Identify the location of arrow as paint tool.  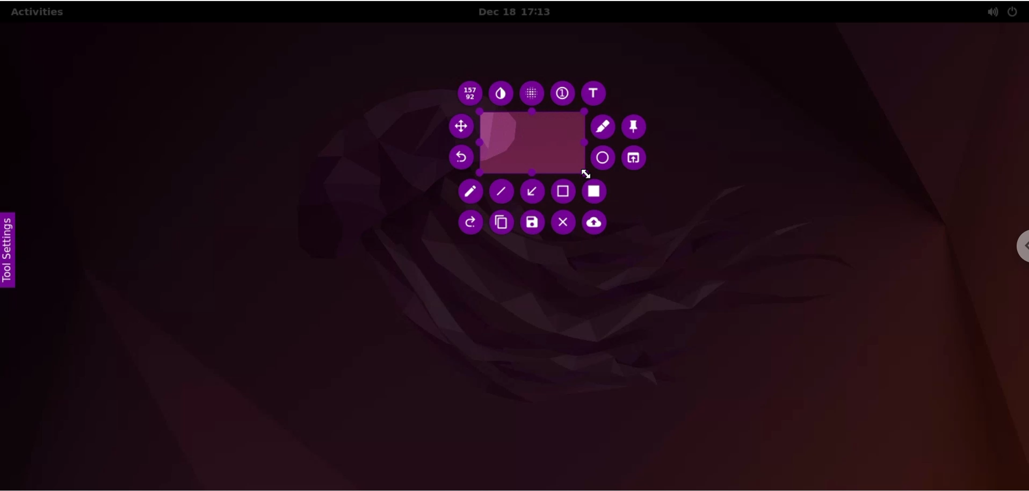
(534, 191).